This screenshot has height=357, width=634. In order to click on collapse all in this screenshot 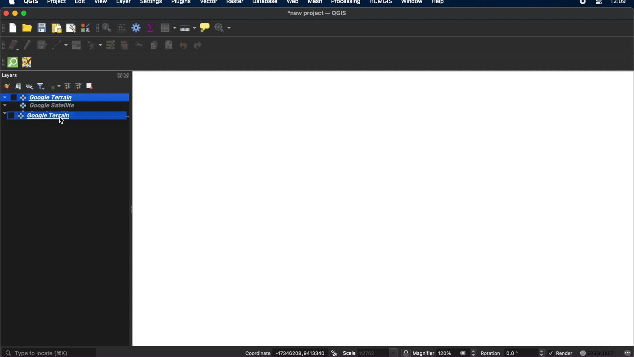, I will do `click(79, 86)`.